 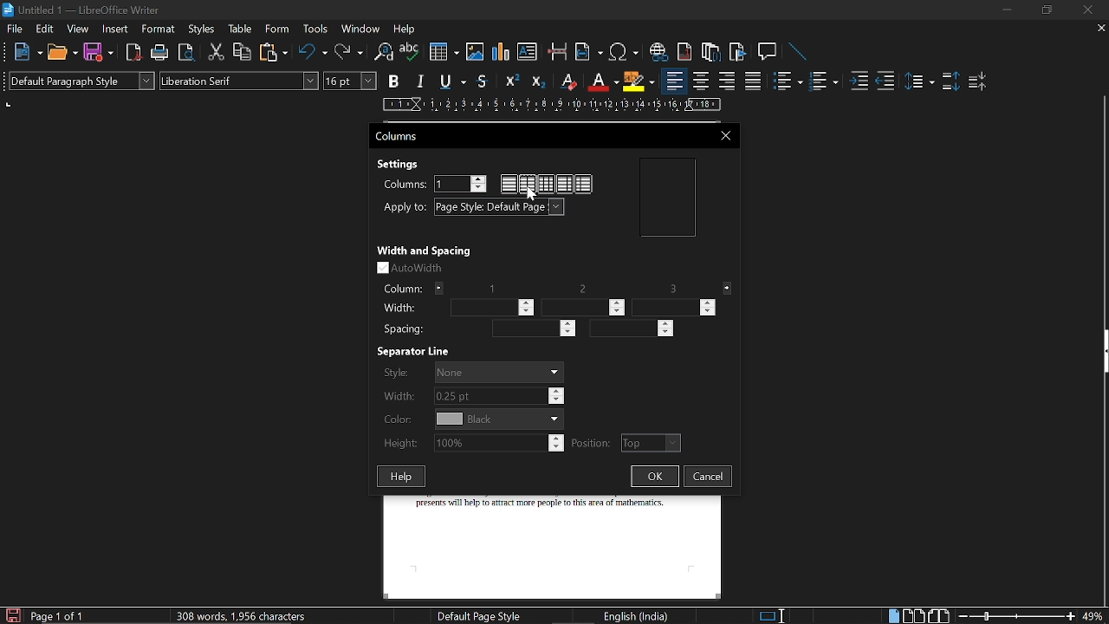 What do you see at coordinates (215, 54) in the screenshot?
I see `Cut ` at bounding box center [215, 54].